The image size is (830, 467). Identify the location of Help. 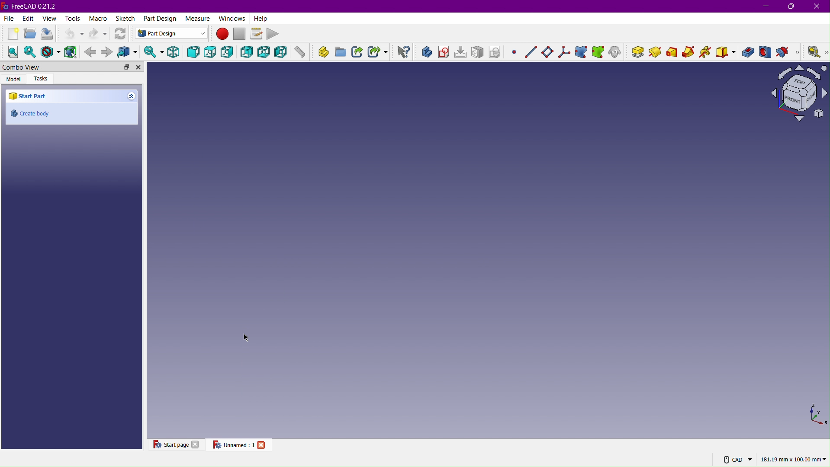
(261, 18).